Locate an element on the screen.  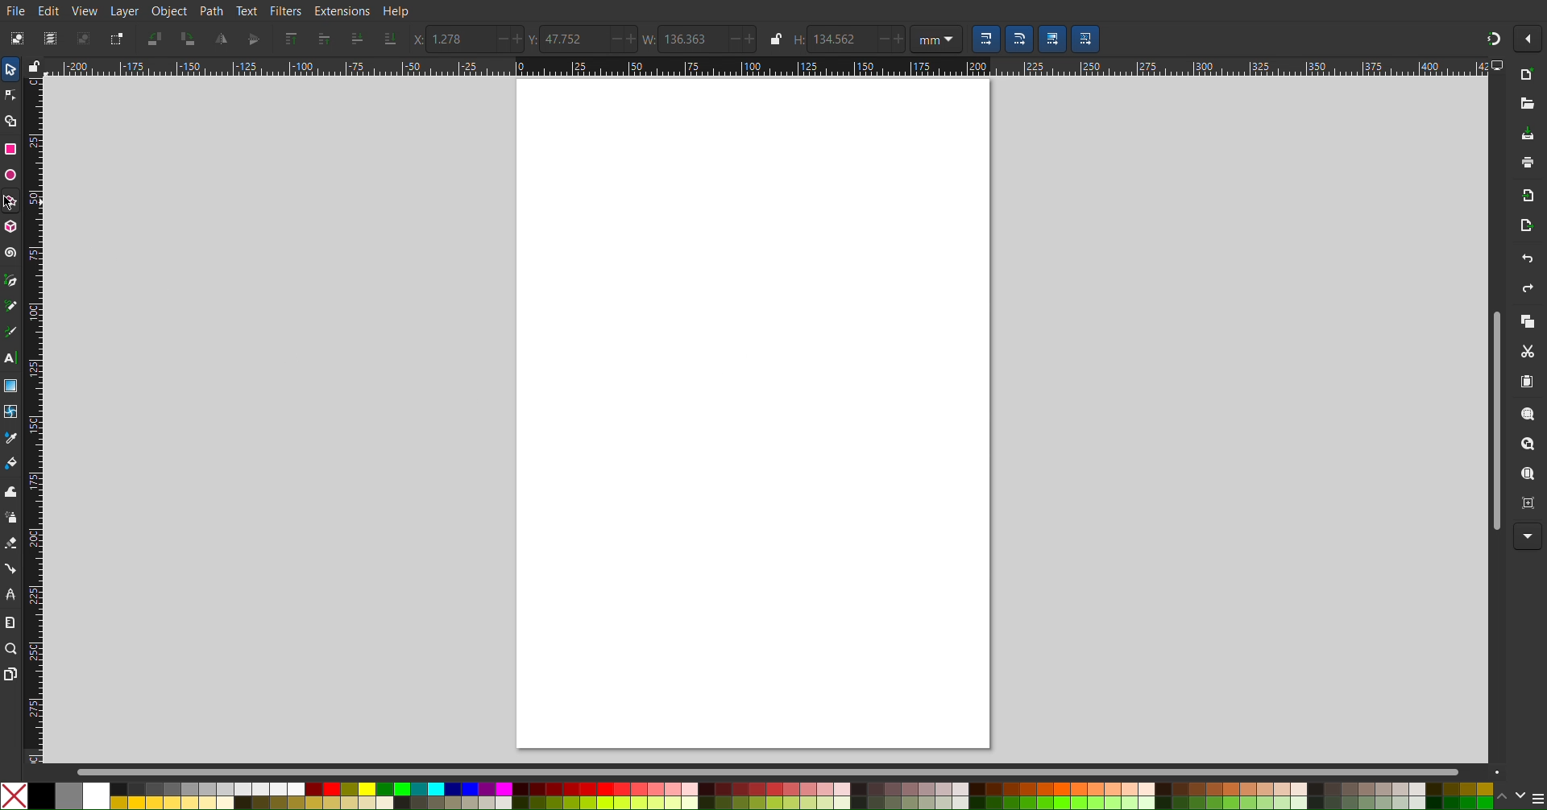
Toggle Selection Box is located at coordinates (116, 39).